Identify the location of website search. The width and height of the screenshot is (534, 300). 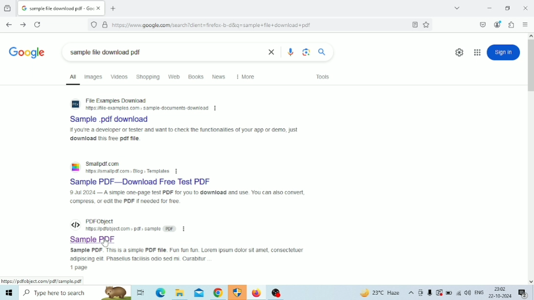
(116, 101).